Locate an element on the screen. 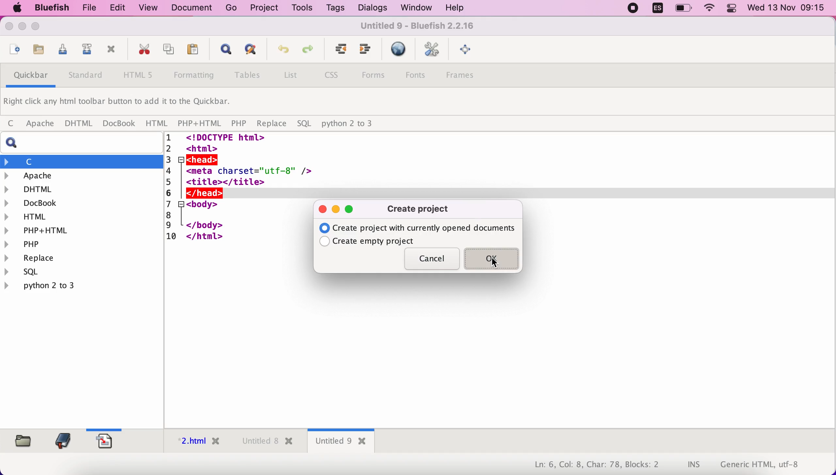 The image size is (836, 475). redo is located at coordinates (307, 52).